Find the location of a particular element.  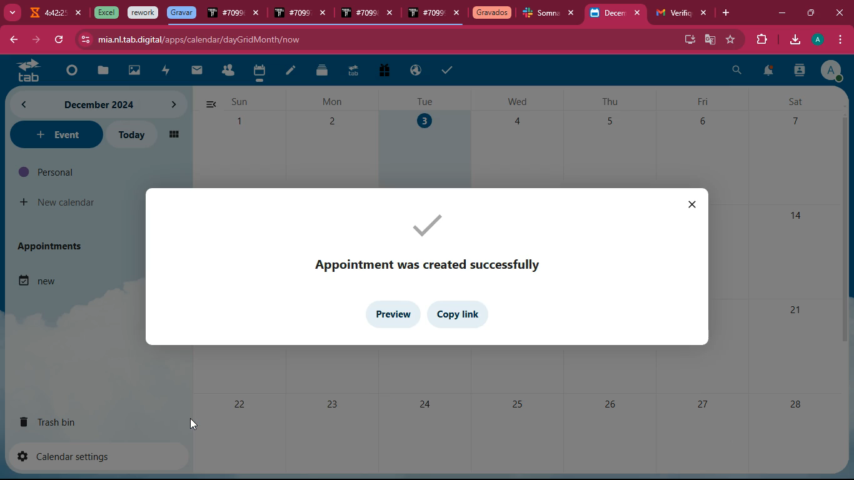

gift is located at coordinates (383, 71).